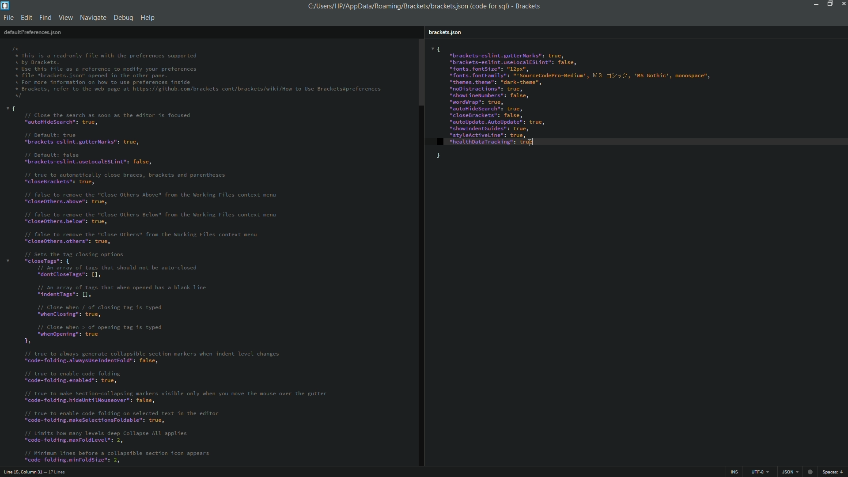  I want to click on Number of lines, so click(59, 472).